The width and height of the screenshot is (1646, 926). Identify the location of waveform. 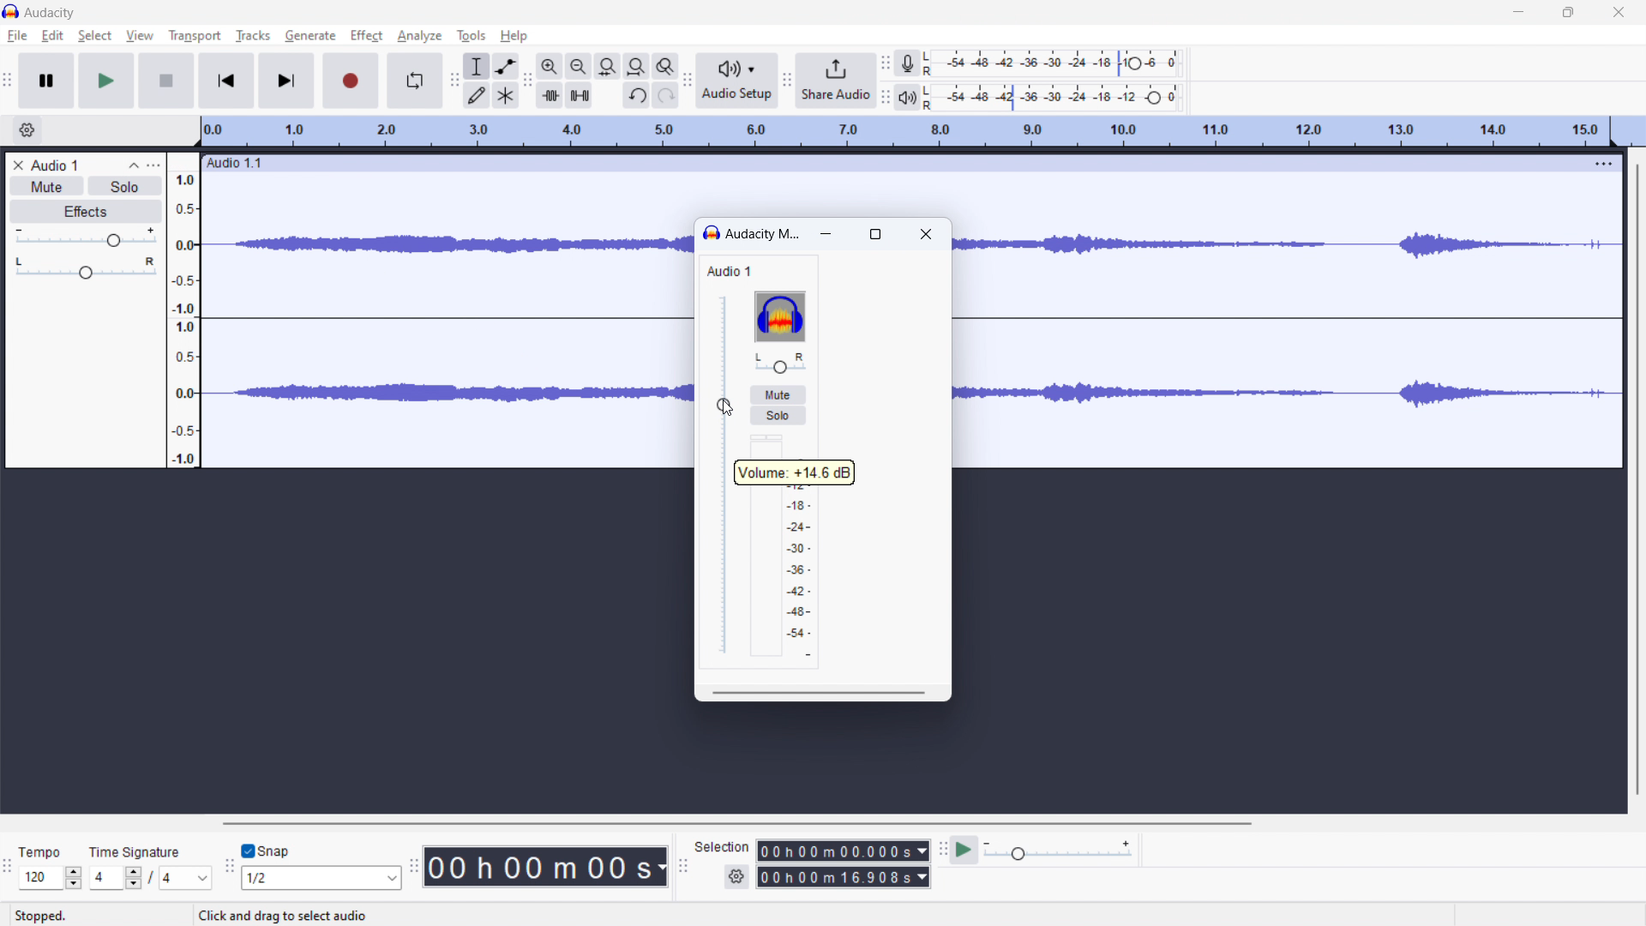
(1234, 398).